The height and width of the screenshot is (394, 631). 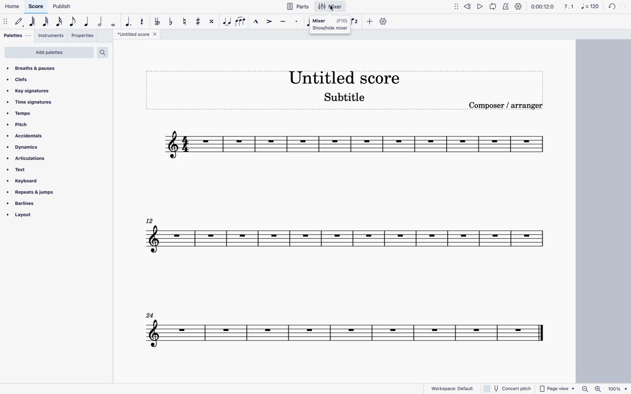 What do you see at coordinates (518, 6) in the screenshot?
I see `settings` at bounding box center [518, 6].